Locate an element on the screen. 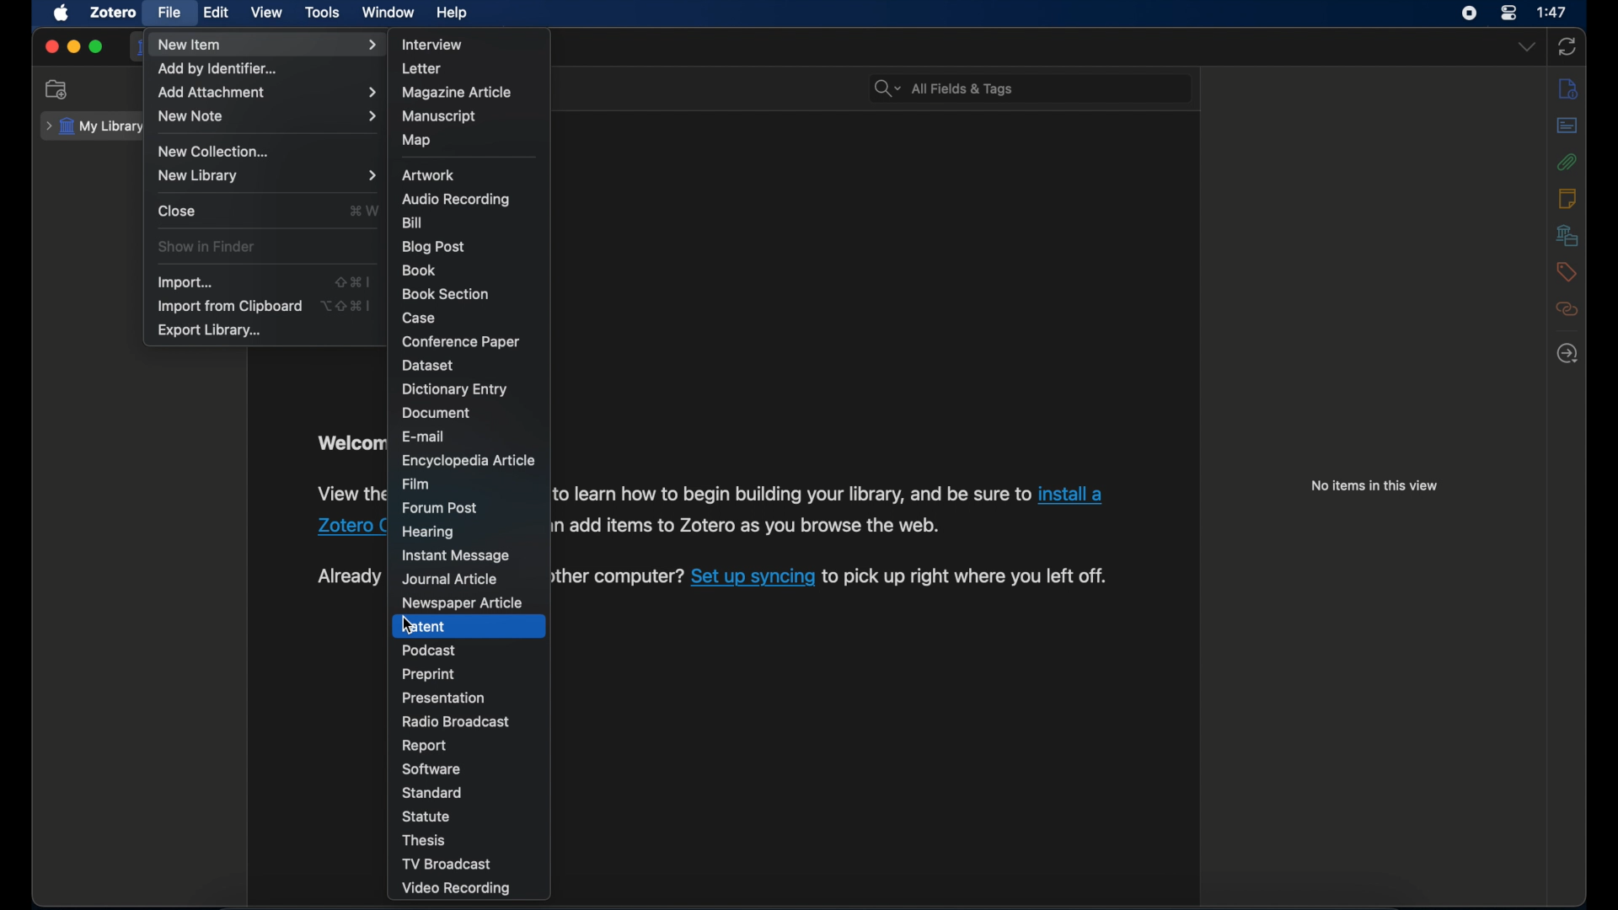 The width and height of the screenshot is (1618, 910). conference paper is located at coordinates (462, 341).